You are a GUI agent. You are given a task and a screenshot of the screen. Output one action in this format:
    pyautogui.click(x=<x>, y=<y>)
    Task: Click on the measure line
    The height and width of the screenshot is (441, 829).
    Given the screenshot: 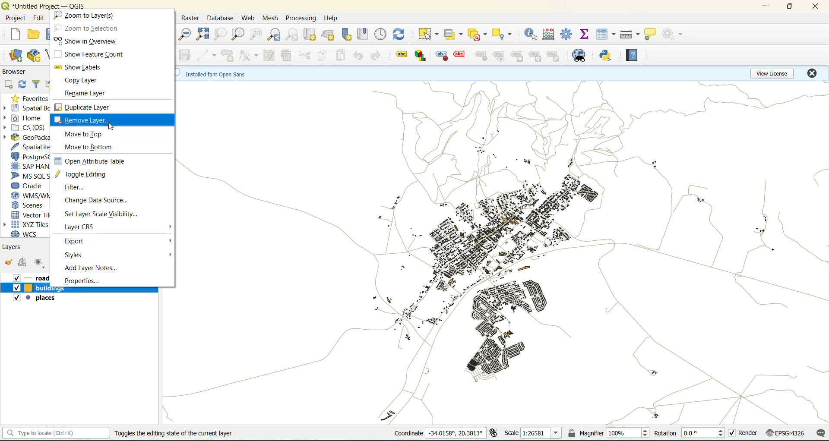 What is the action you would take?
    pyautogui.click(x=631, y=34)
    